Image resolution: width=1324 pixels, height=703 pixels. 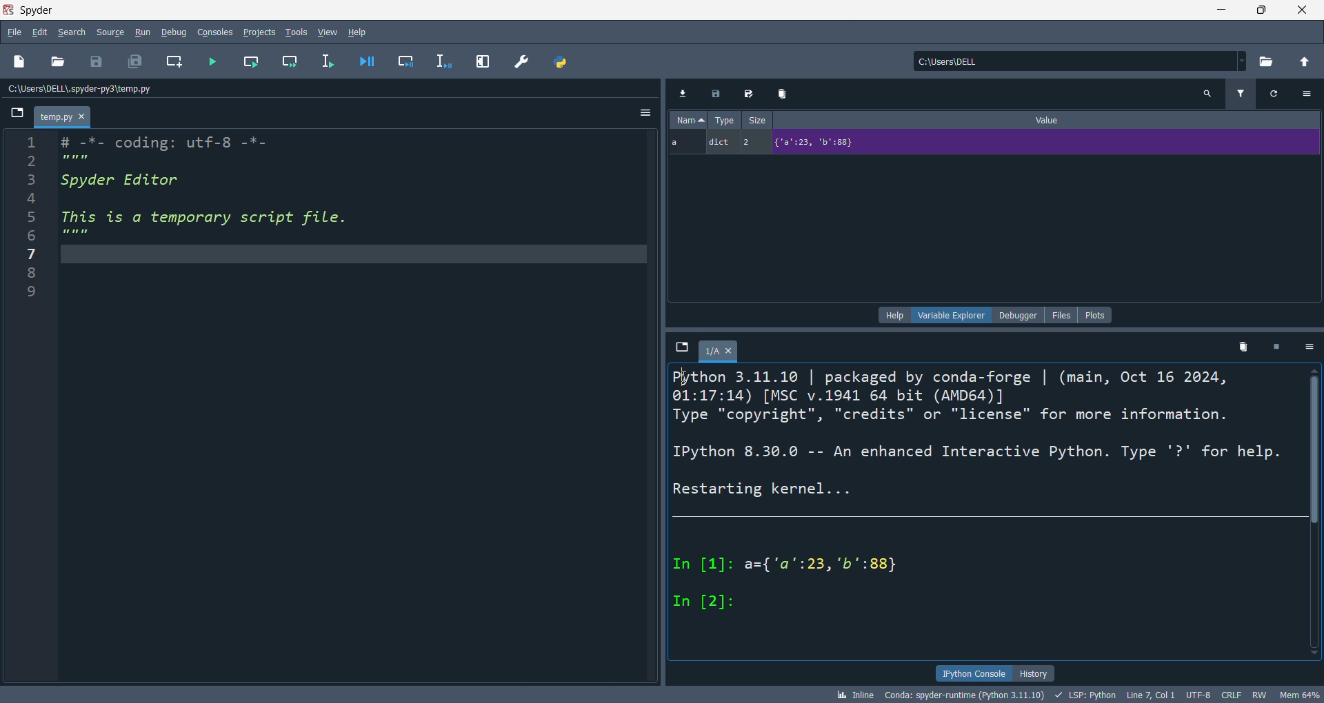 I want to click on plots, so click(x=1096, y=315).